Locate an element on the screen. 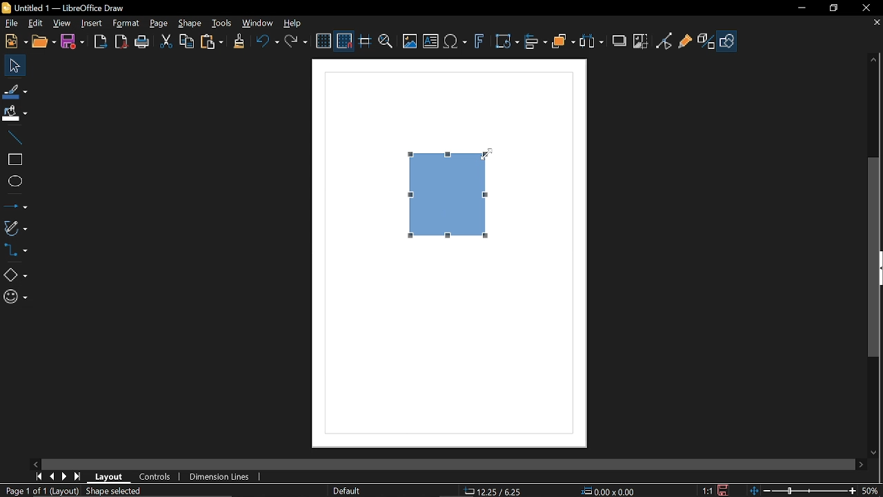 This screenshot has width=883, height=497. Zoom control is located at coordinates (800, 491).